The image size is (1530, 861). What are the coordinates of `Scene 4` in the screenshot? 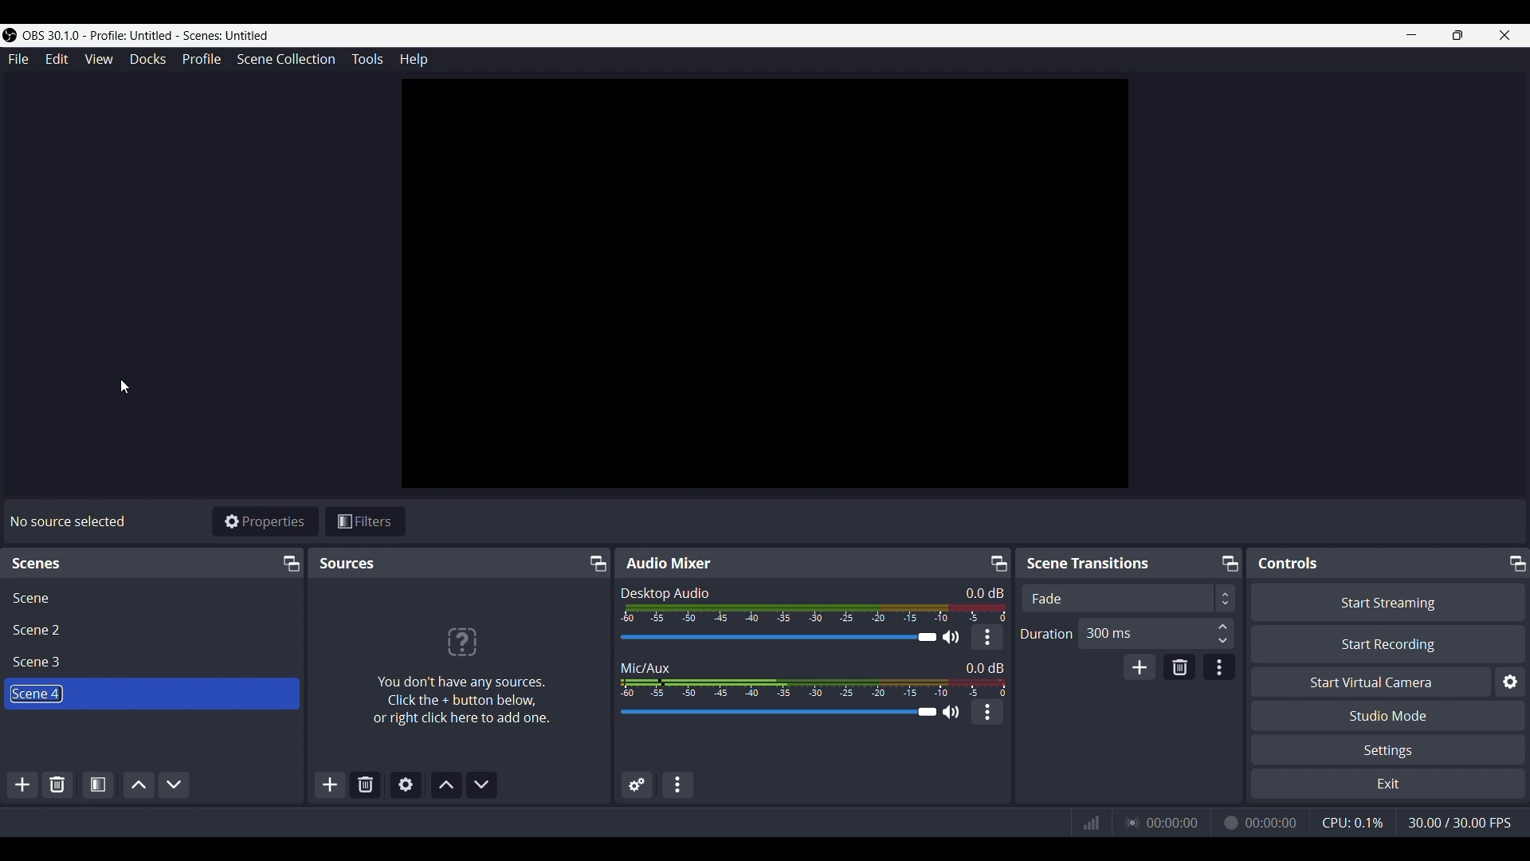 It's located at (35, 694).